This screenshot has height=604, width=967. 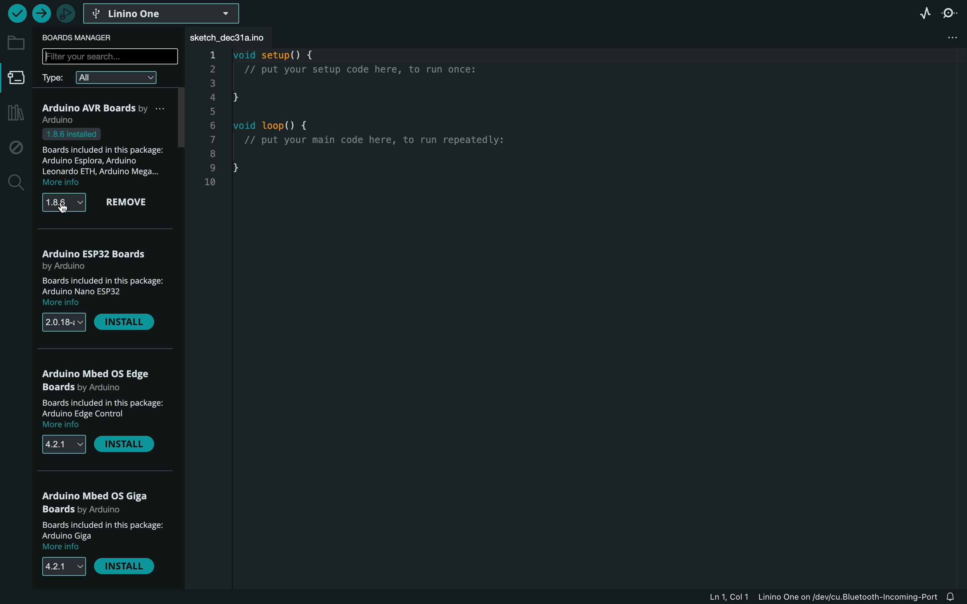 What do you see at coordinates (66, 13) in the screenshot?
I see `debugger` at bounding box center [66, 13].